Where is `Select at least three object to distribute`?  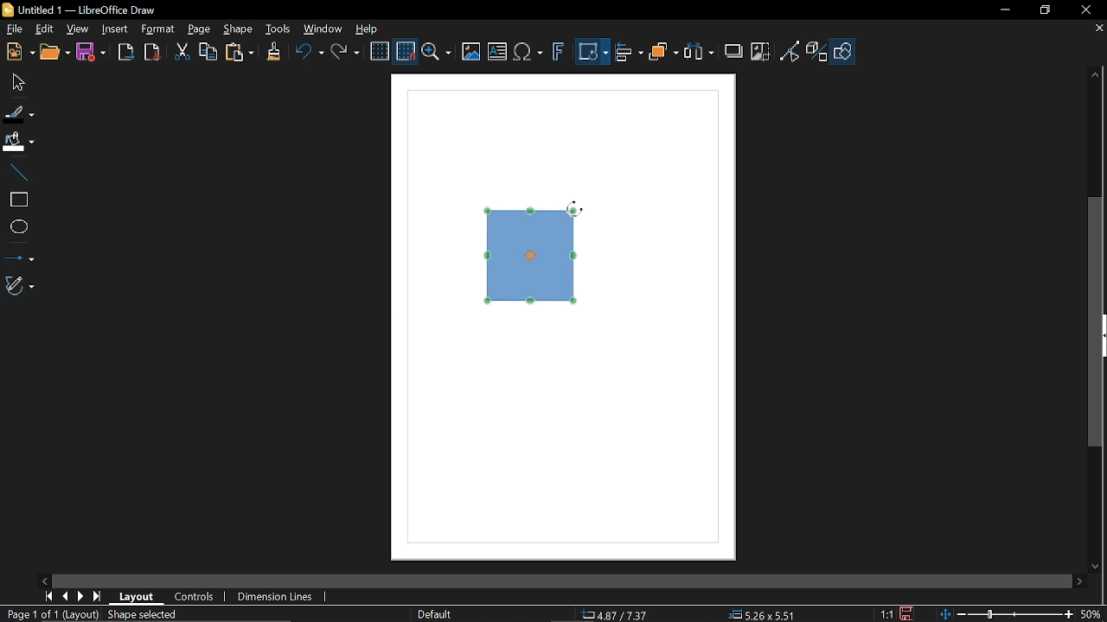
Select at least three object to distribute is located at coordinates (700, 54).